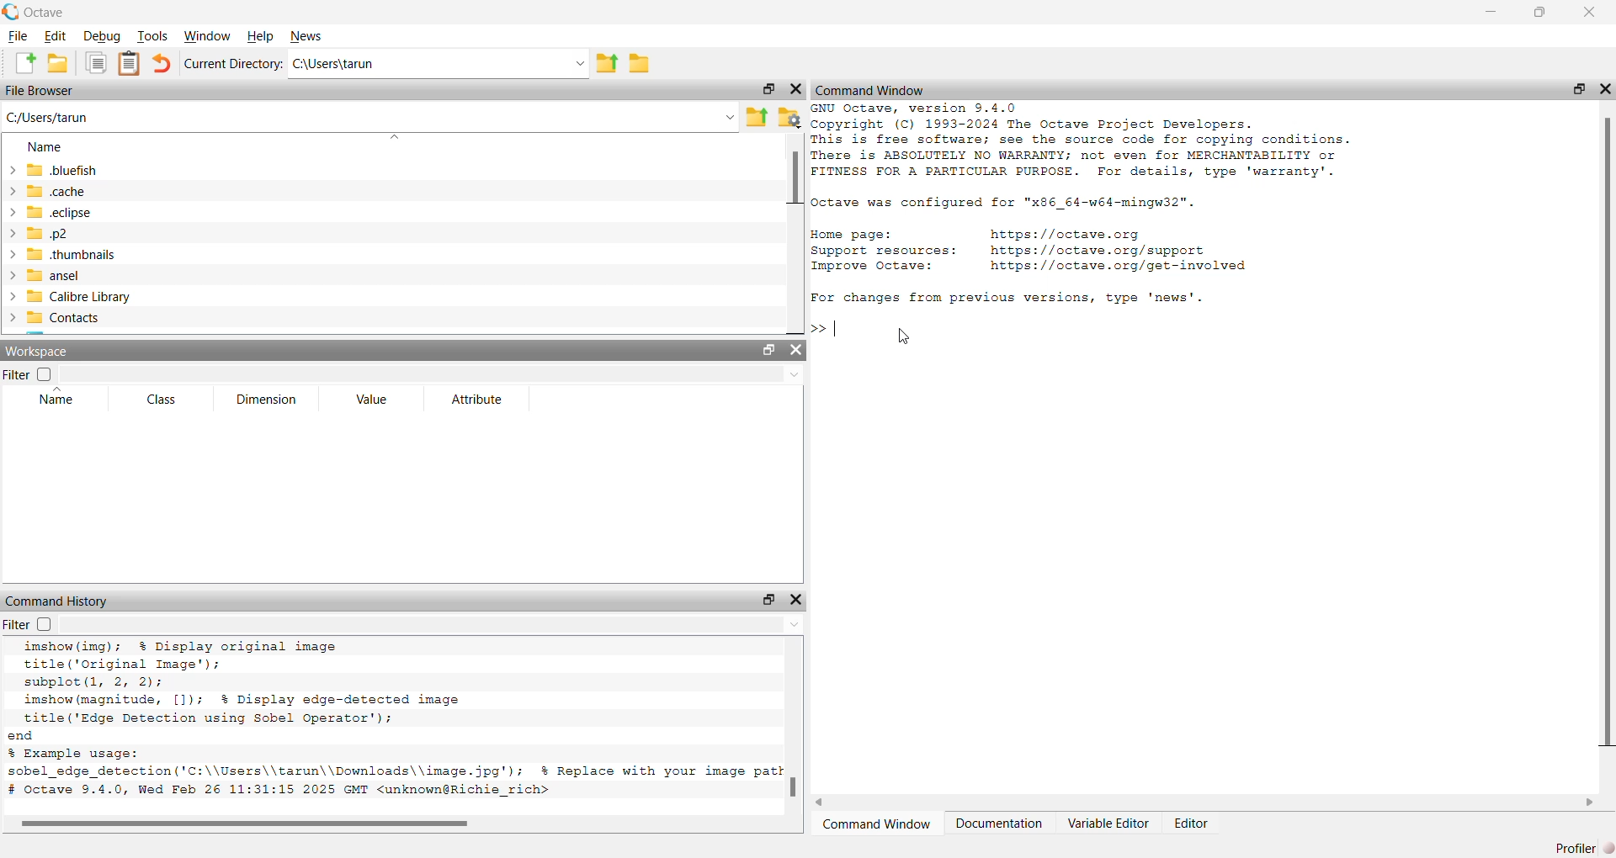 The width and height of the screenshot is (1616, 858). Describe the element at coordinates (58, 63) in the screenshot. I see `open folder` at that location.